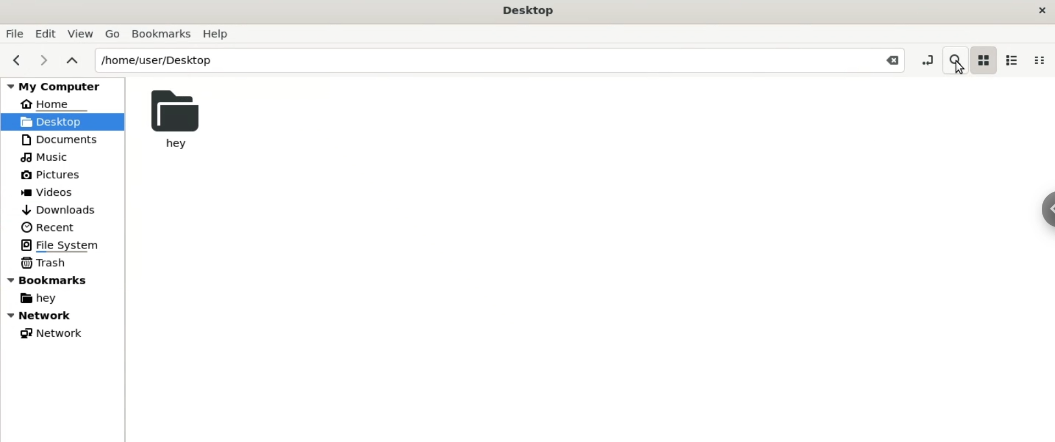  I want to click on Downloads, so click(61, 210).